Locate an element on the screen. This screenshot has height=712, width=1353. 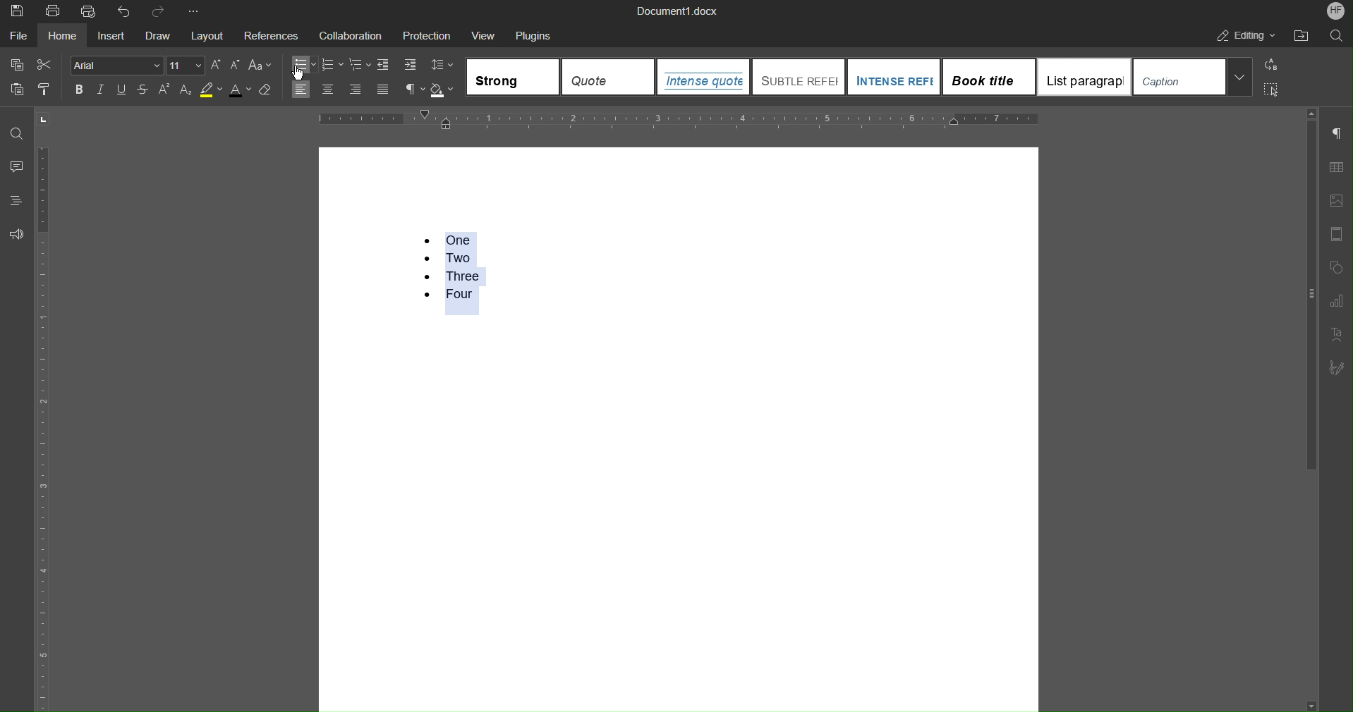
Replace is located at coordinates (1270, 66).